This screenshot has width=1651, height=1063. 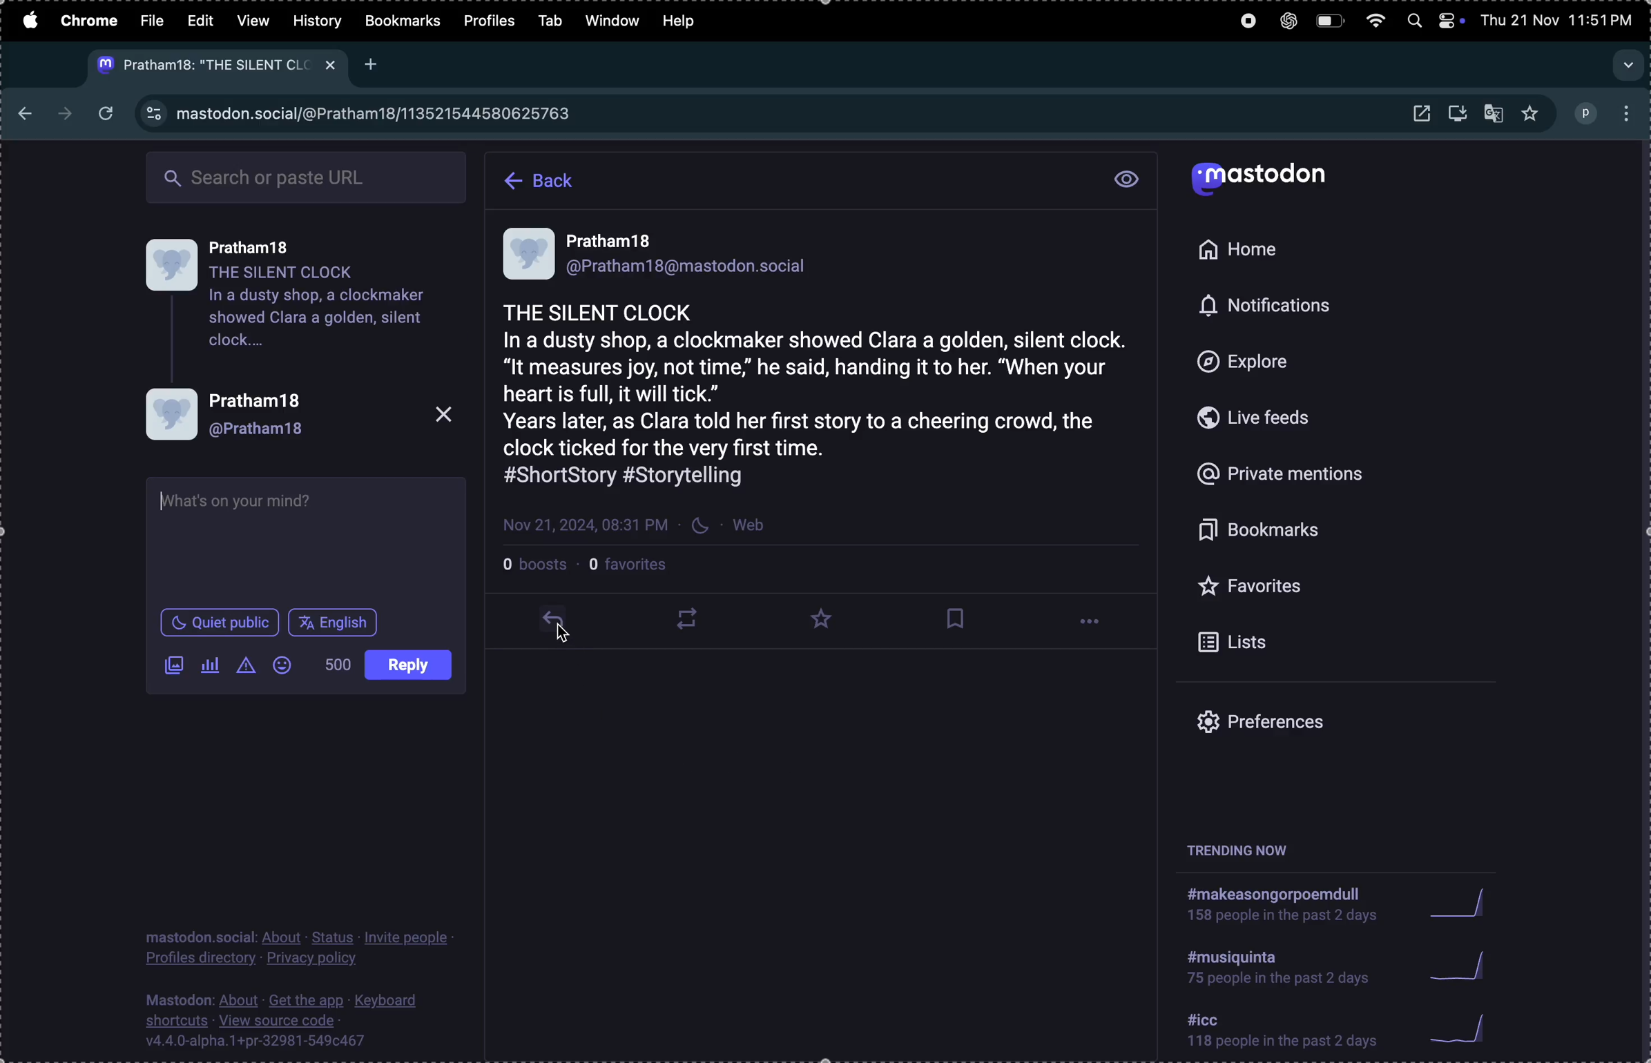 What do you see at coordinates (309, 174) in the screenshot?
I see `searchbar` at bounding box center [309, 174].